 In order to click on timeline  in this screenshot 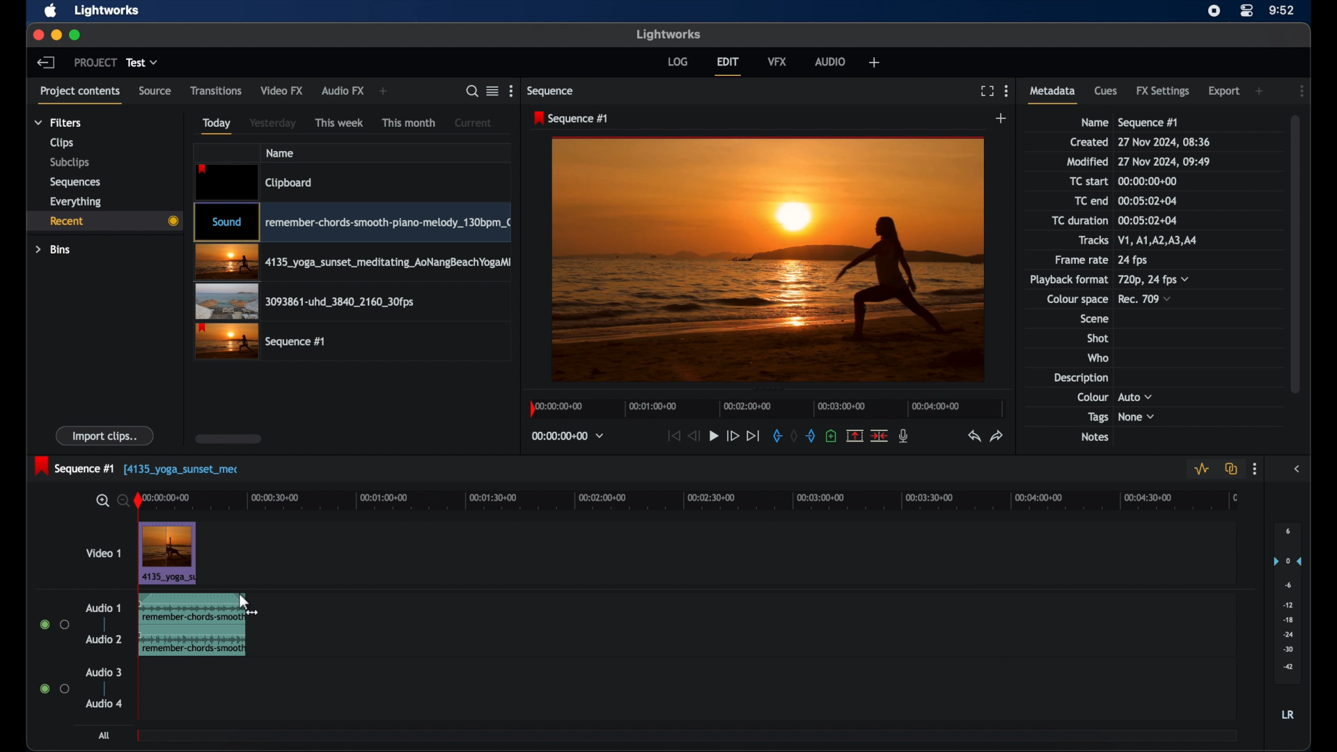, I will do `click(697, 501)`.